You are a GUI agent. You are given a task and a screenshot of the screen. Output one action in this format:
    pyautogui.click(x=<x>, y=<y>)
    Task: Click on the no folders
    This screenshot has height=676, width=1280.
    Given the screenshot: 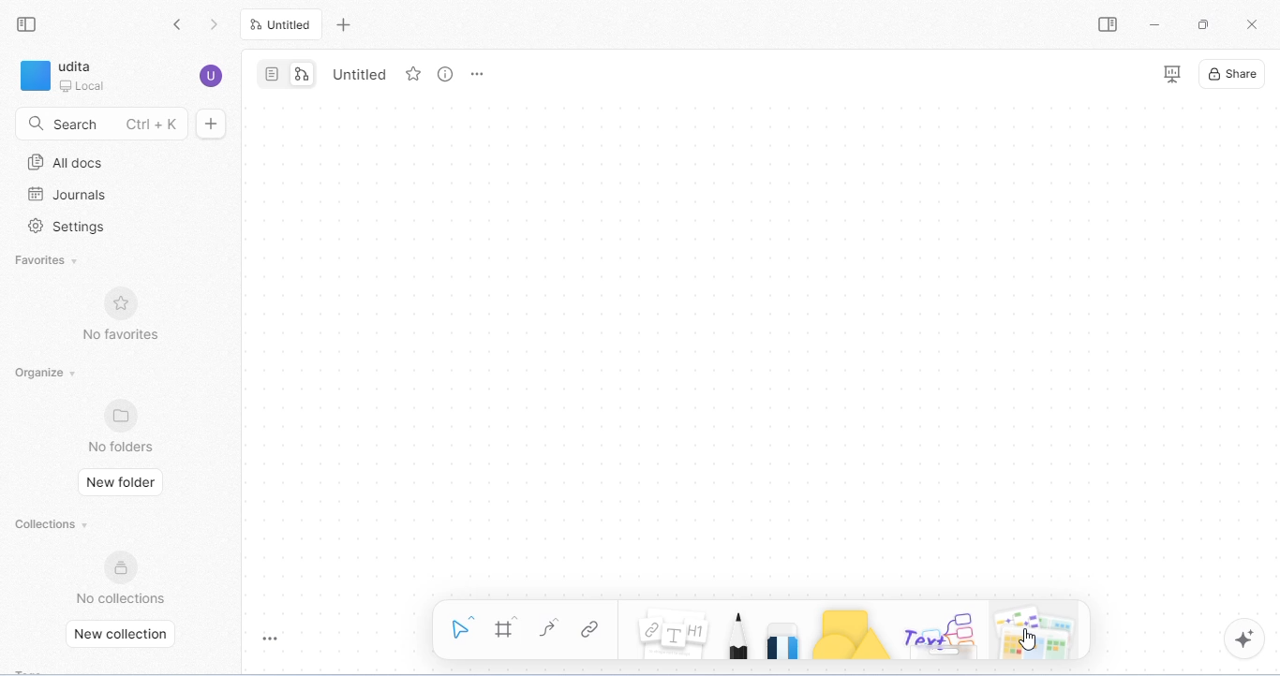 What is the action you would take?
    pyautogui.click(x=123, y=426)
    